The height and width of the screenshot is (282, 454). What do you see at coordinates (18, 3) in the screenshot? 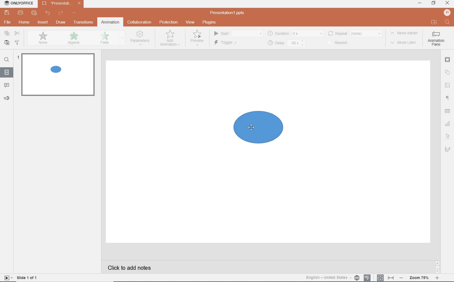
I see `system name` at bounding box center [18, 3].